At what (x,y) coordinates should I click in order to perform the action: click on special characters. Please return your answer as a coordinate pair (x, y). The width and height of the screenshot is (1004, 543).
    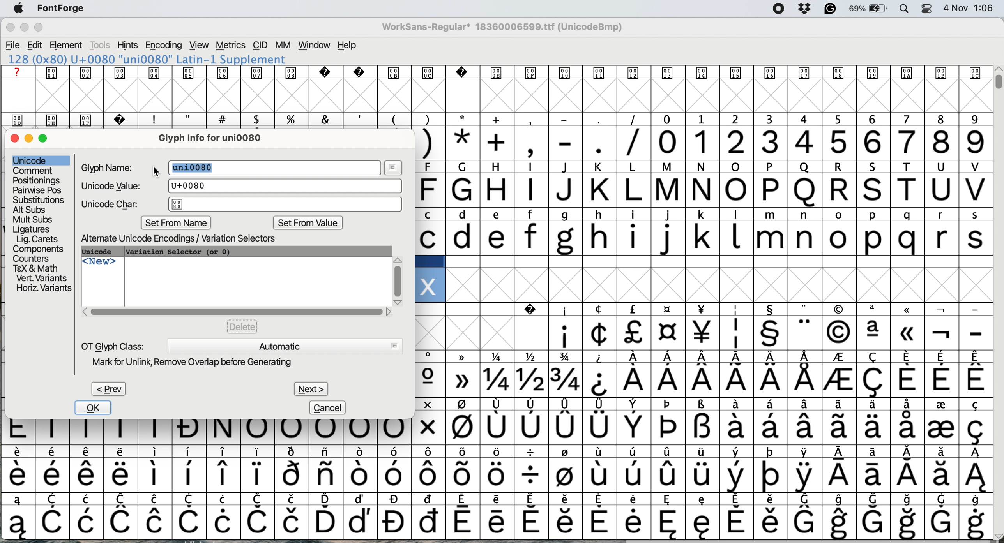
    Looking at the image, I should click on (498, 498).